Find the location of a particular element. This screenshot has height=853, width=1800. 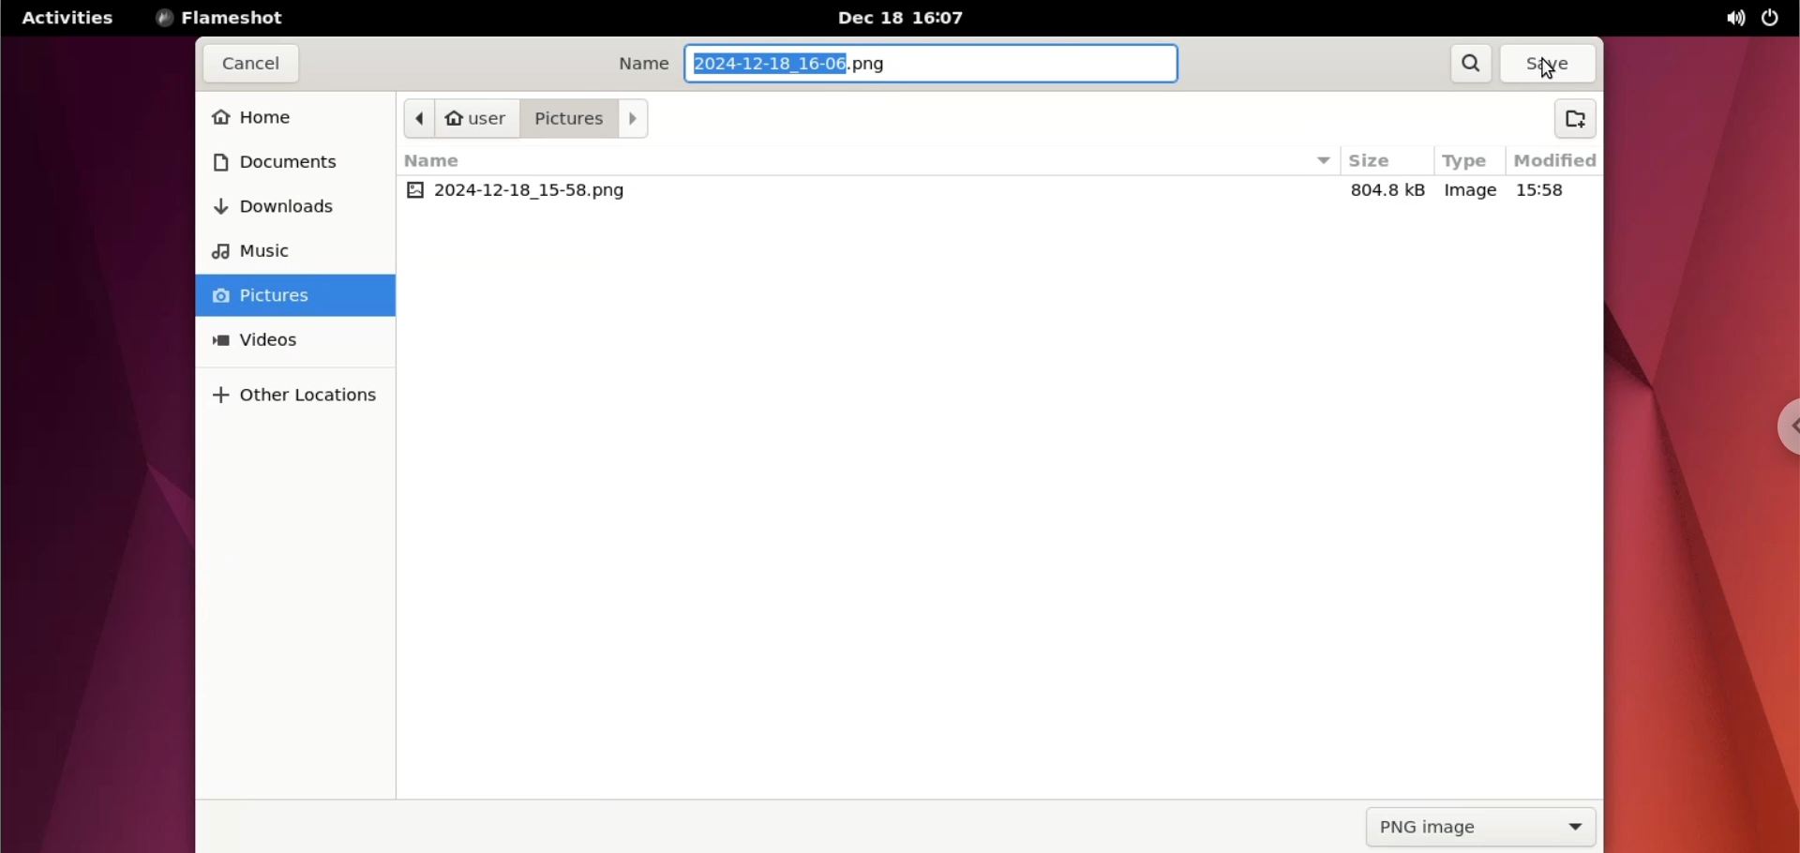

size label is located at coordinates (1373, 161).